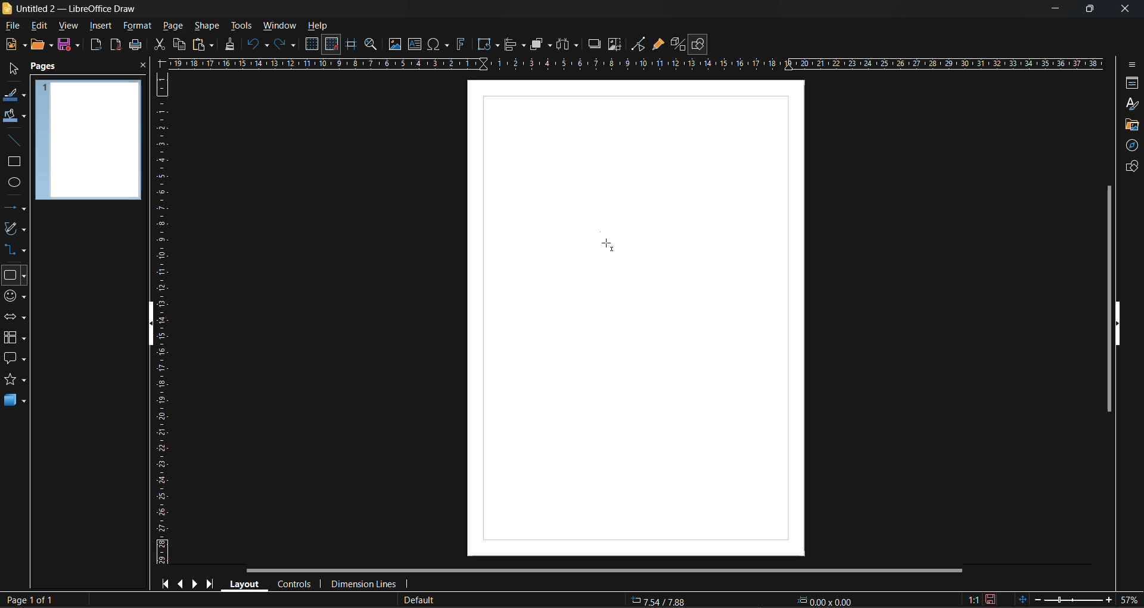 The width and height of the screenshot is (1144, 608). What do you see at coordinates (12, 162) in the screenshot?
I see `rectangle` at bounding box center [12, 162].